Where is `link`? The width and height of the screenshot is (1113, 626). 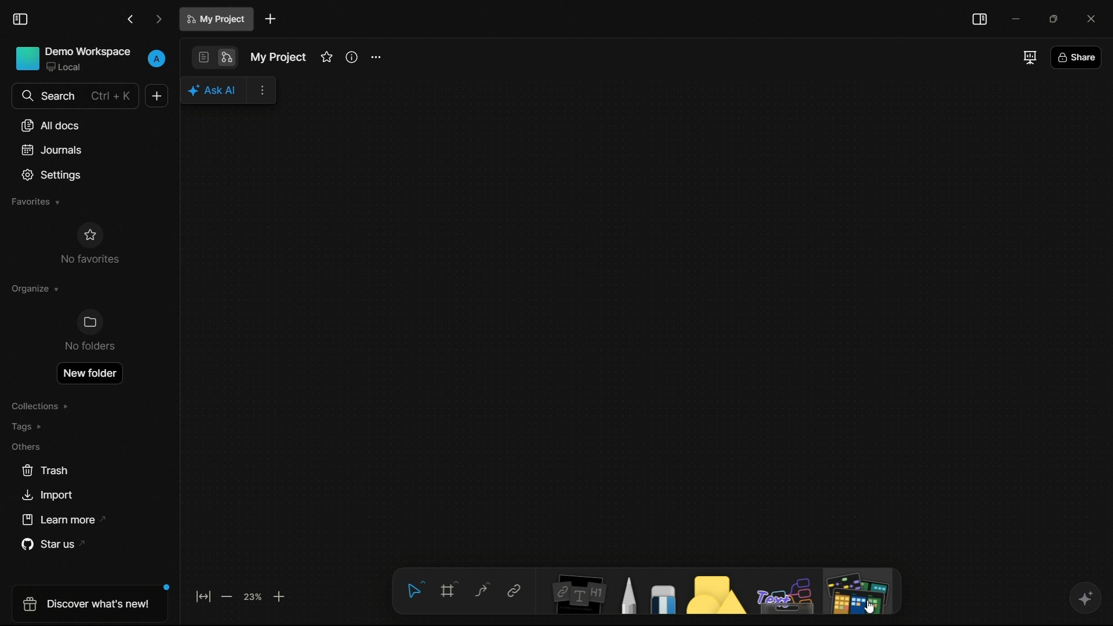 link is located at coordinates (514, 591).